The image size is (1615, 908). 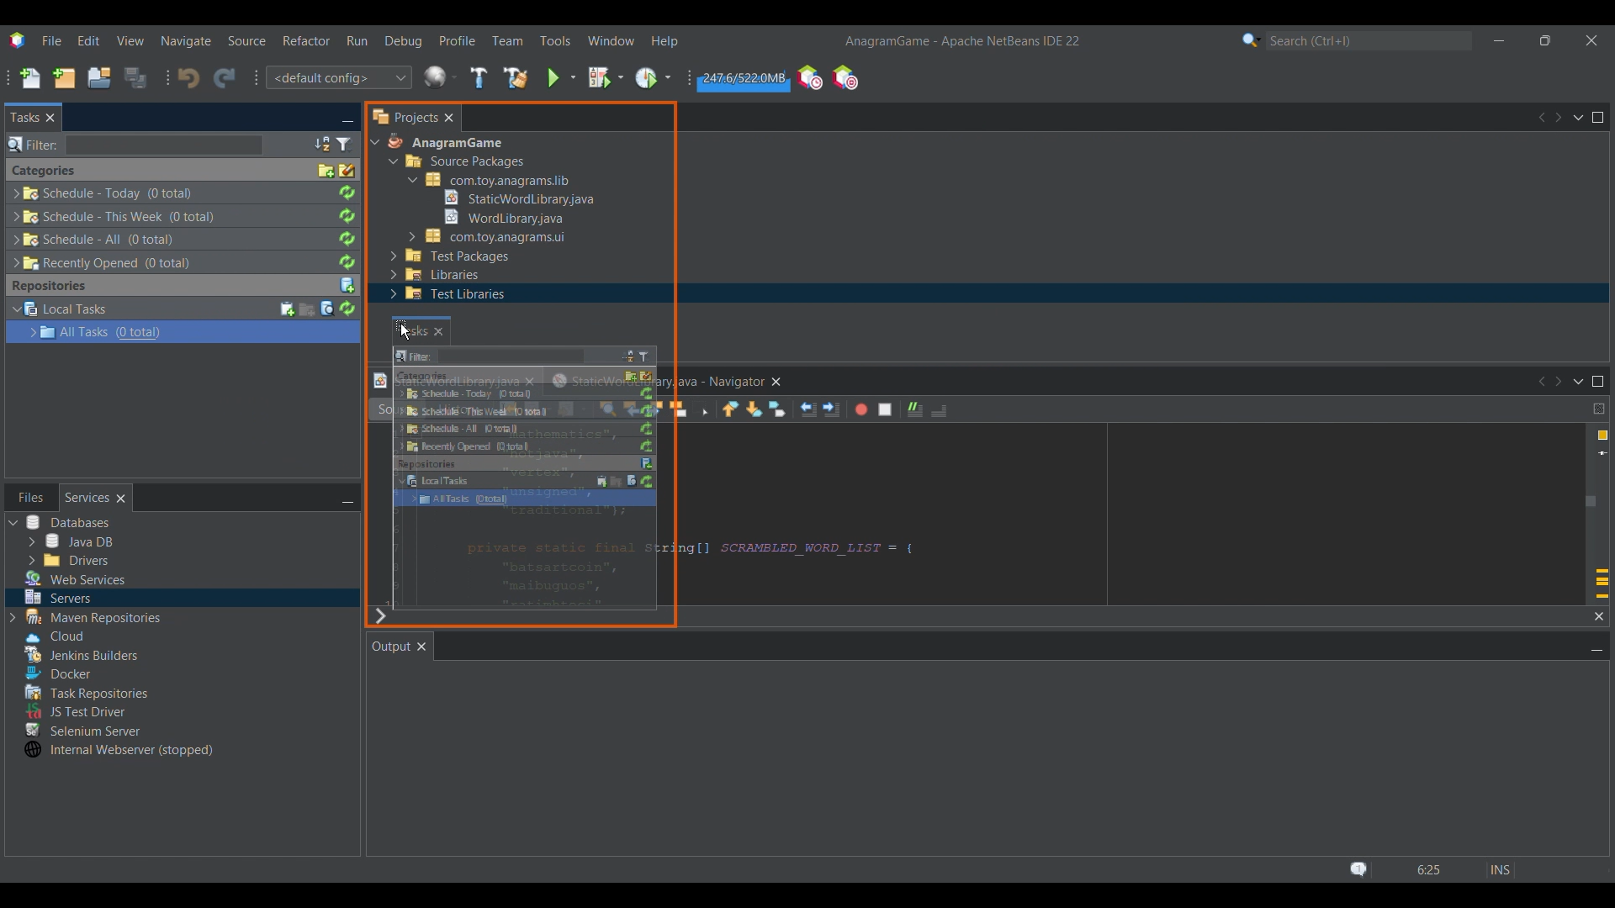 I want to click on Maximize window, so click(x=1597, y=117).